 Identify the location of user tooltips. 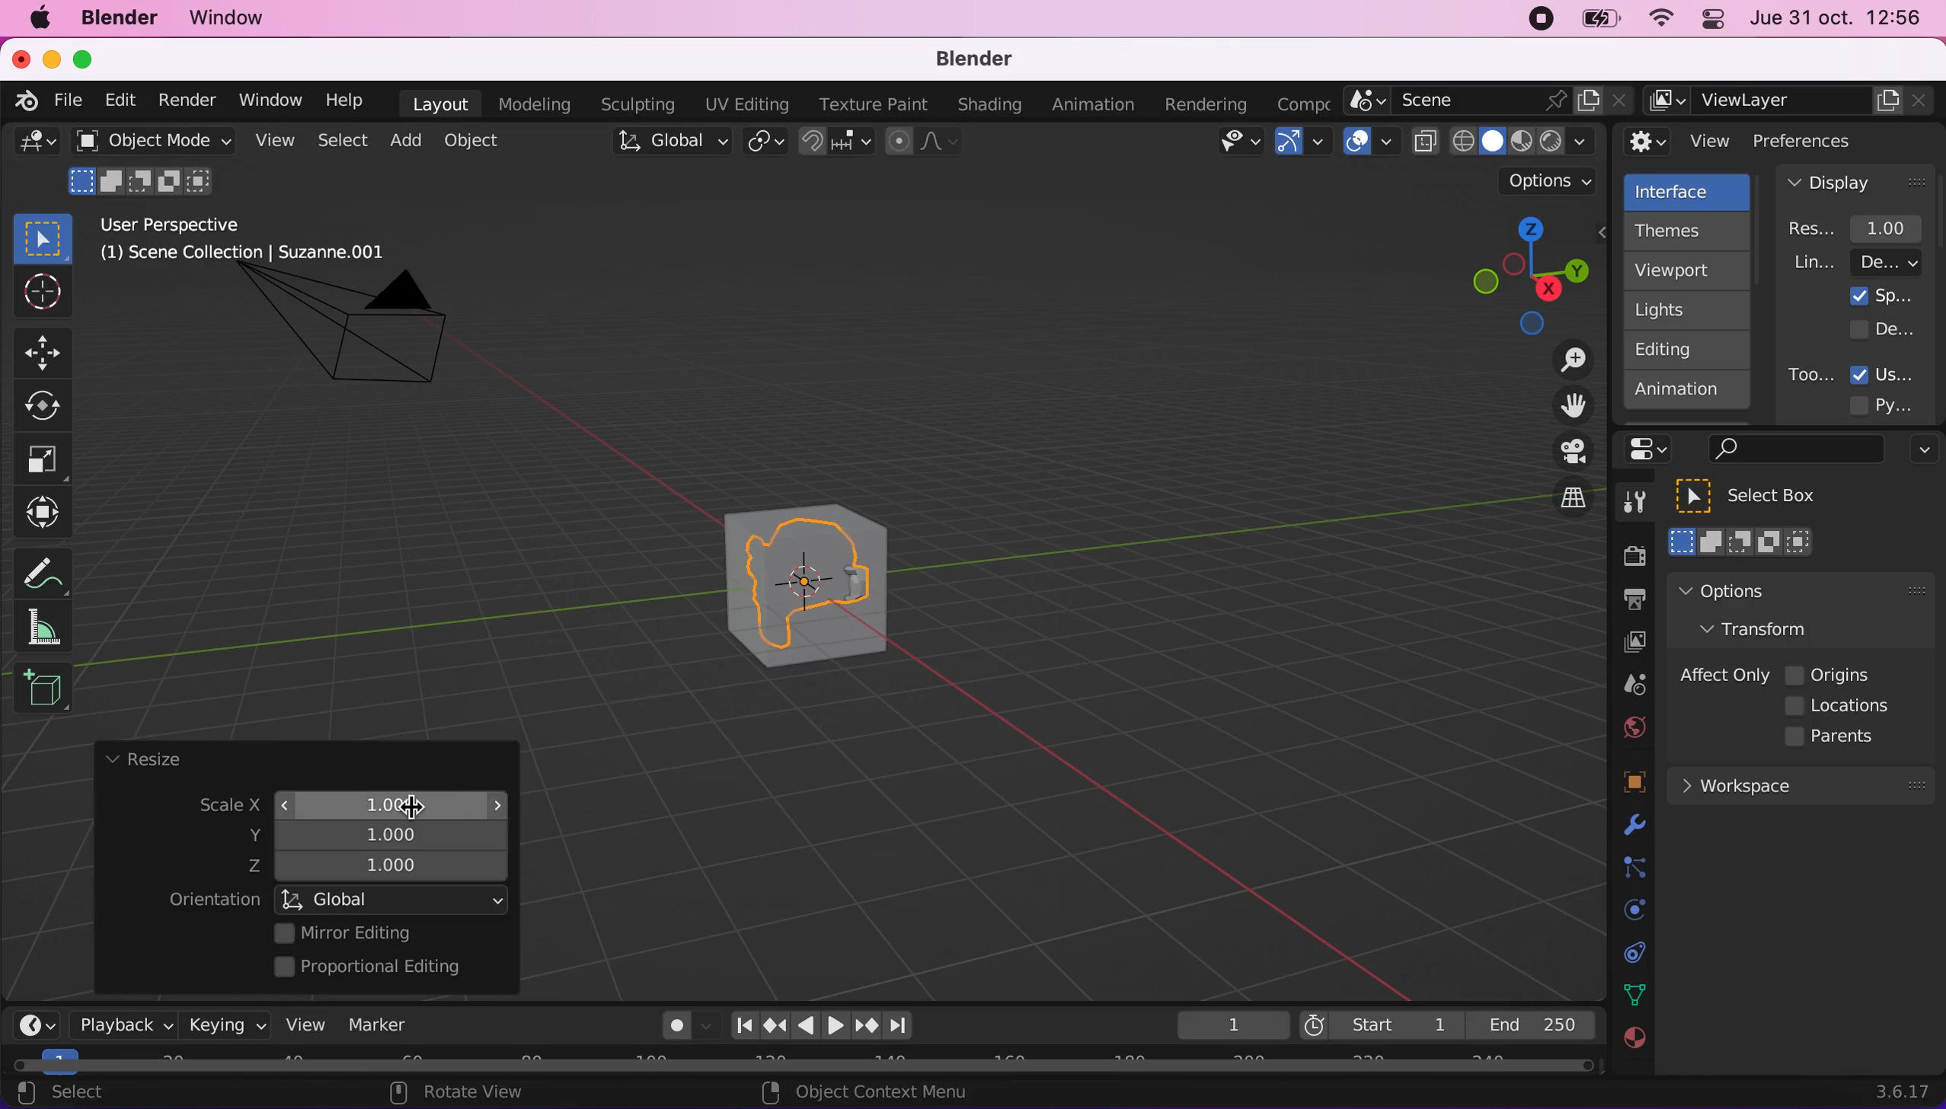
(1896, 372).